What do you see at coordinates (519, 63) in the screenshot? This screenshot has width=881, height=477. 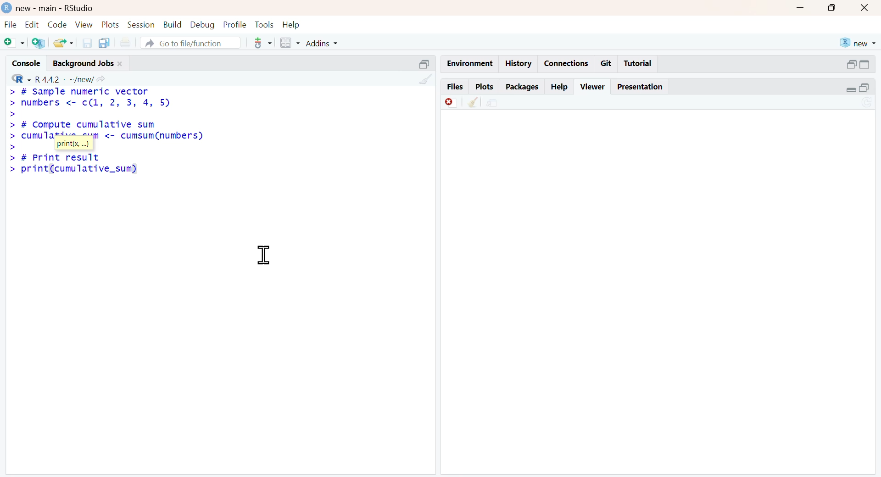 I see `History` at bounding box center [519, 63].